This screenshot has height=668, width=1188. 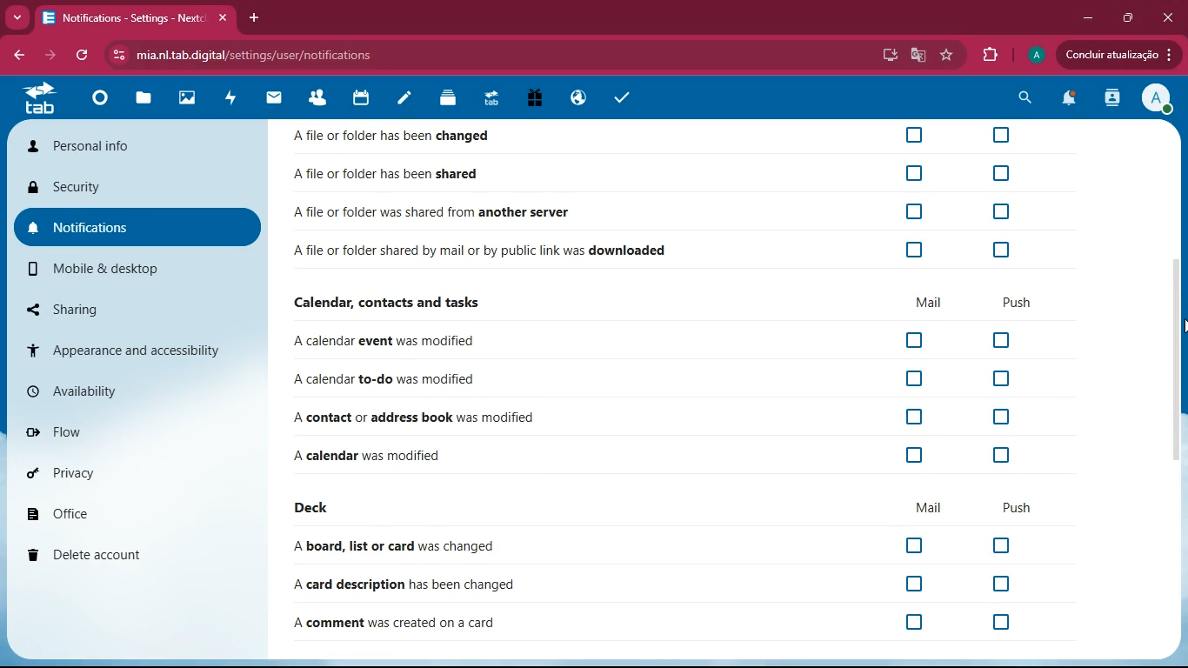 I want to click on profile, so click(x=1037, y=55).